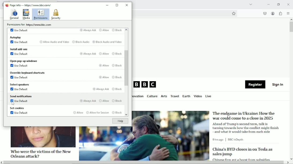  I want to click on Use default, so click(19, 30).